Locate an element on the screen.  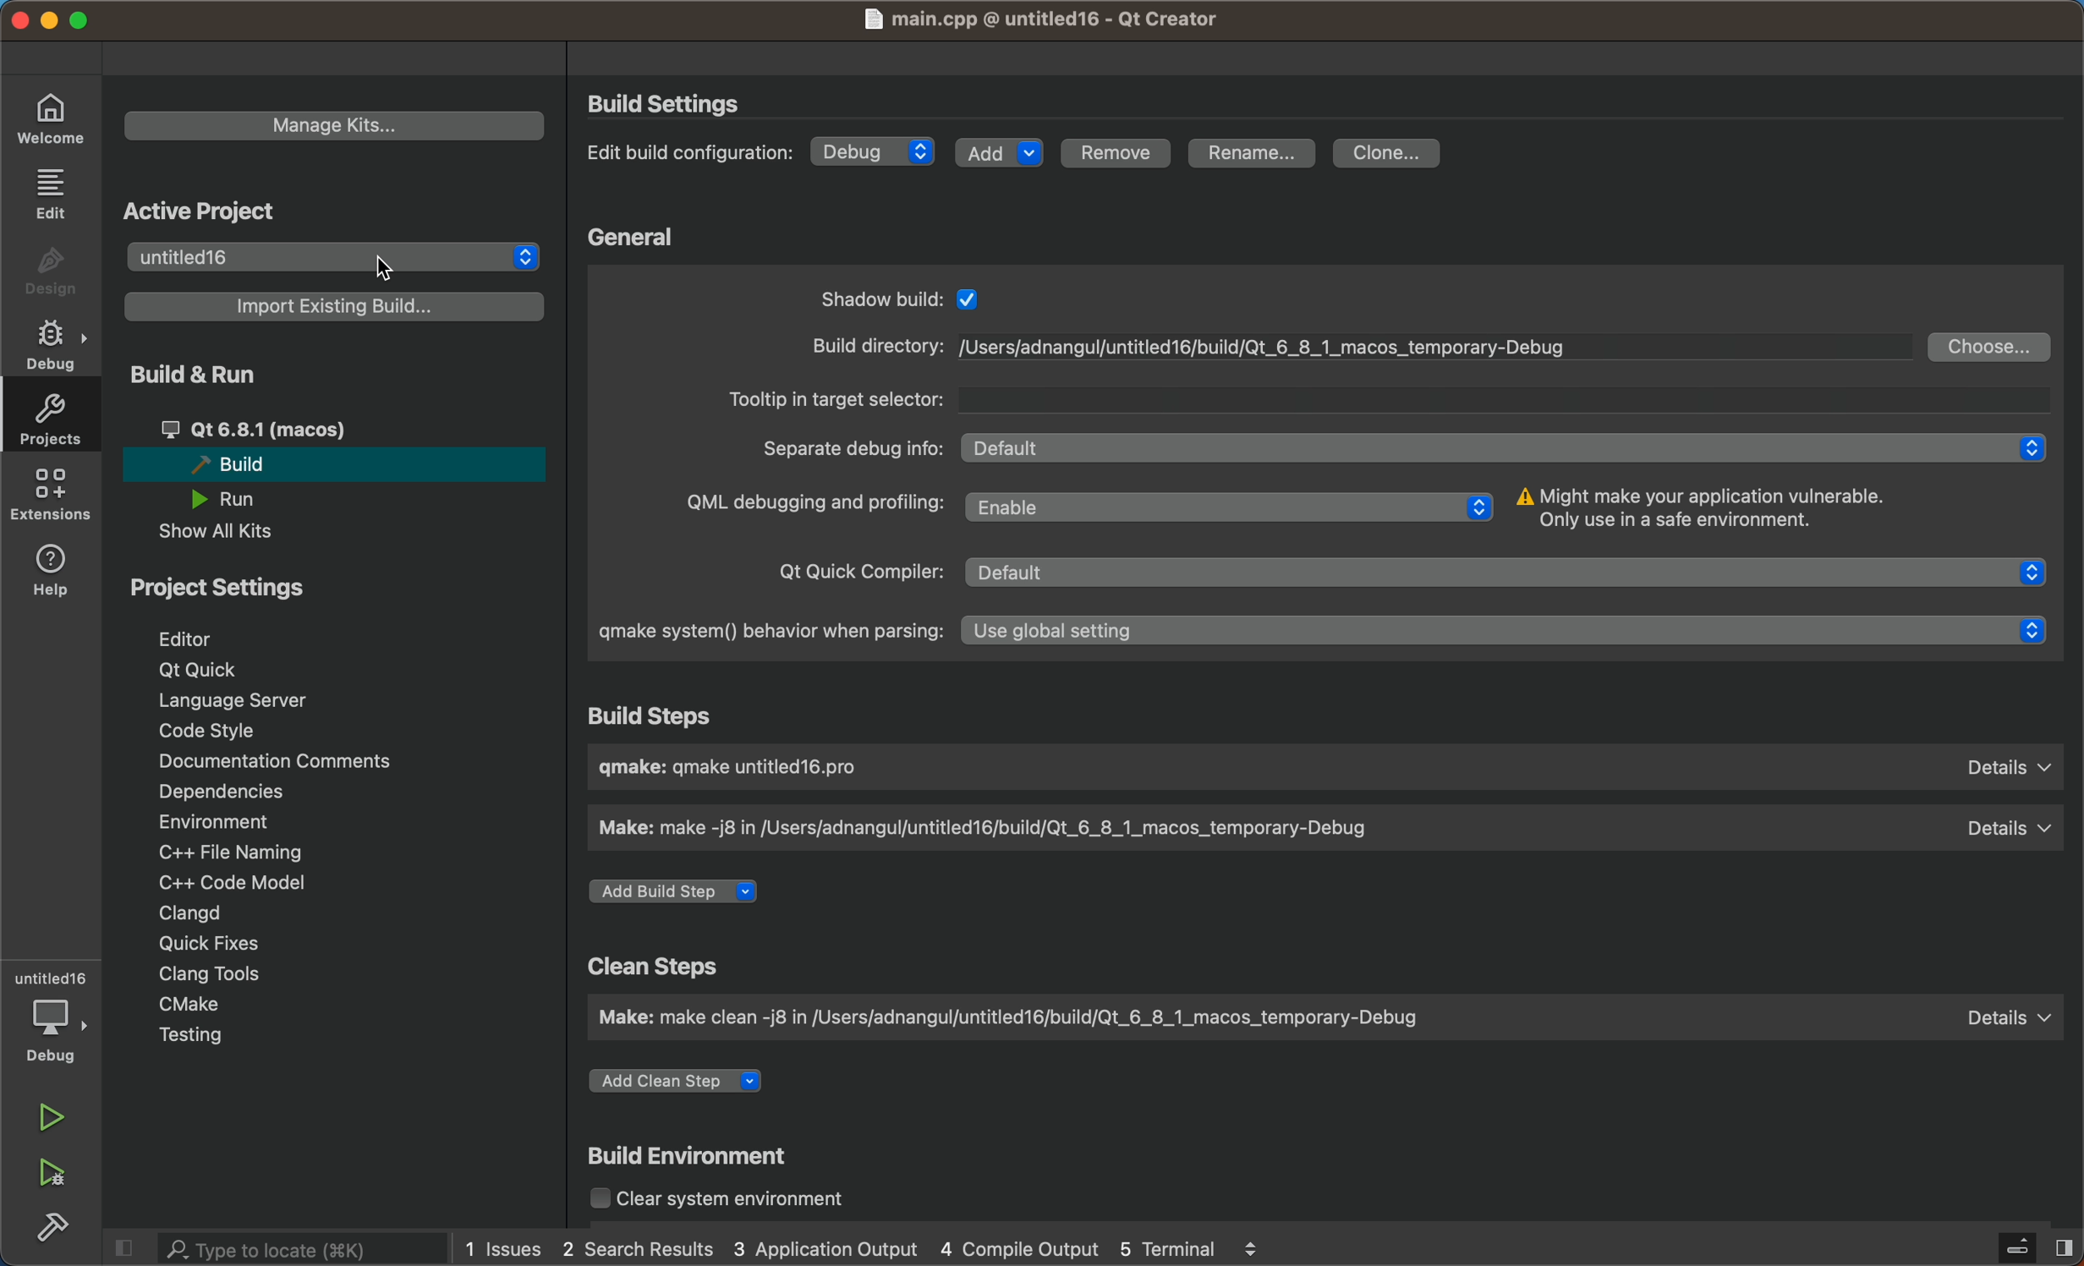
build steps is located at coordinates (652, 715).